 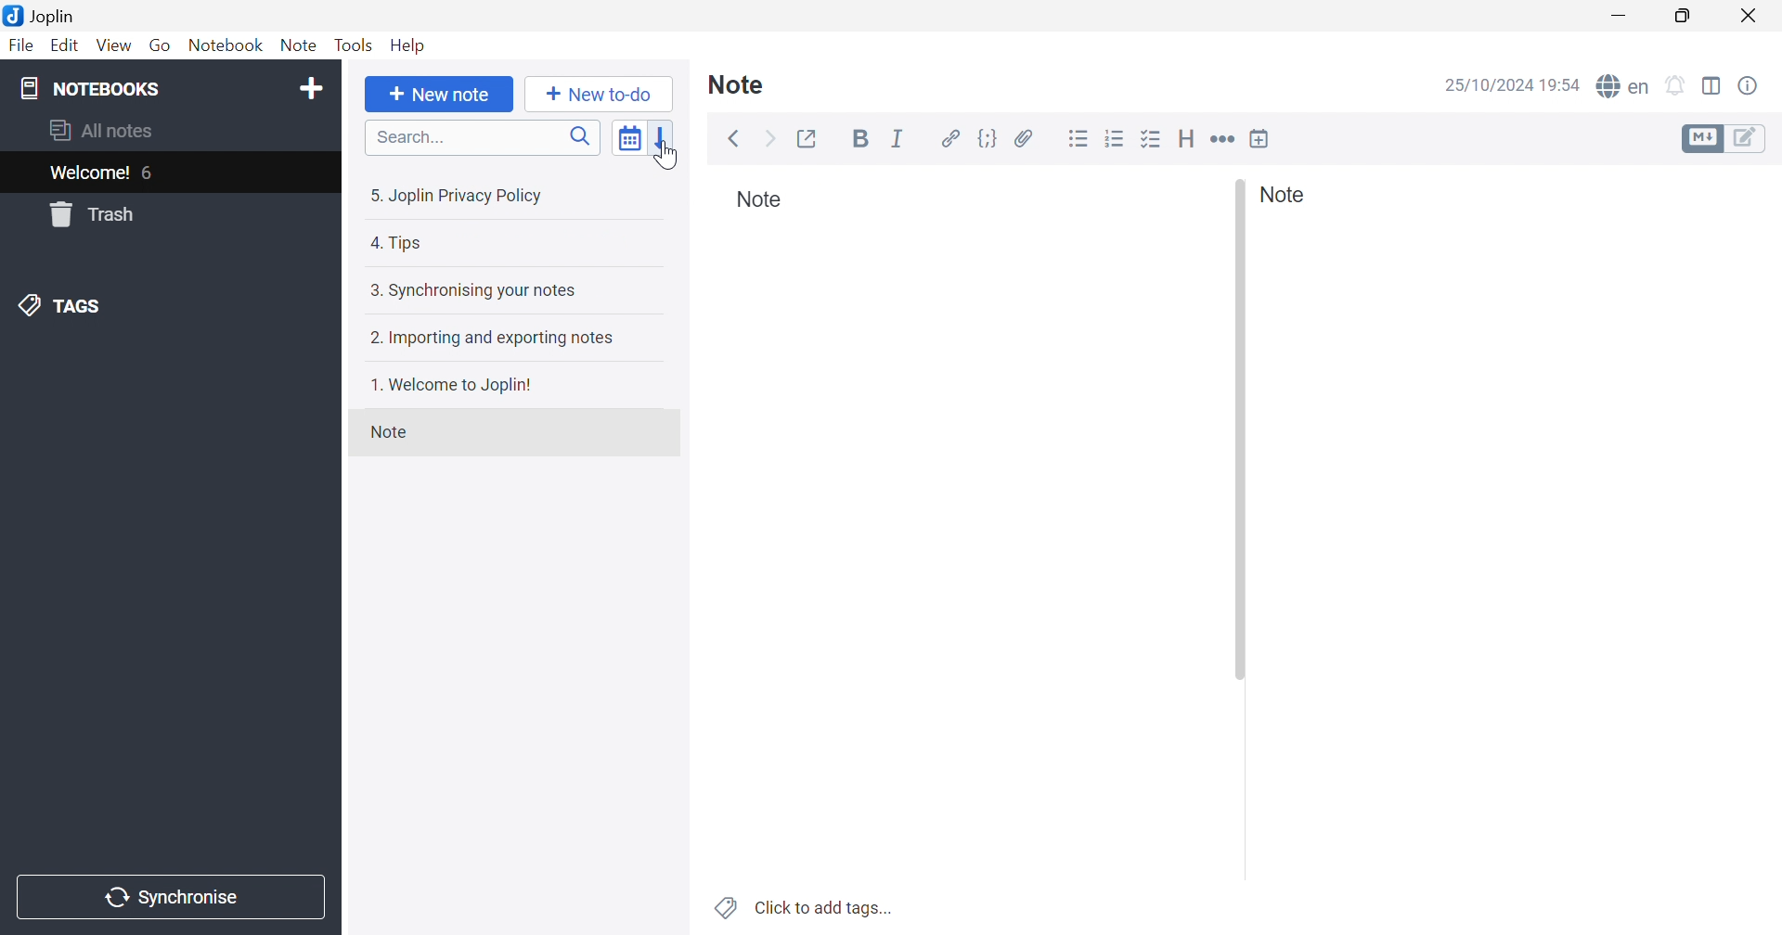 What do you see at coordinates (664, 141) in the screenshot?
I see `Reverse sort order` at bounding box center [664, 141].